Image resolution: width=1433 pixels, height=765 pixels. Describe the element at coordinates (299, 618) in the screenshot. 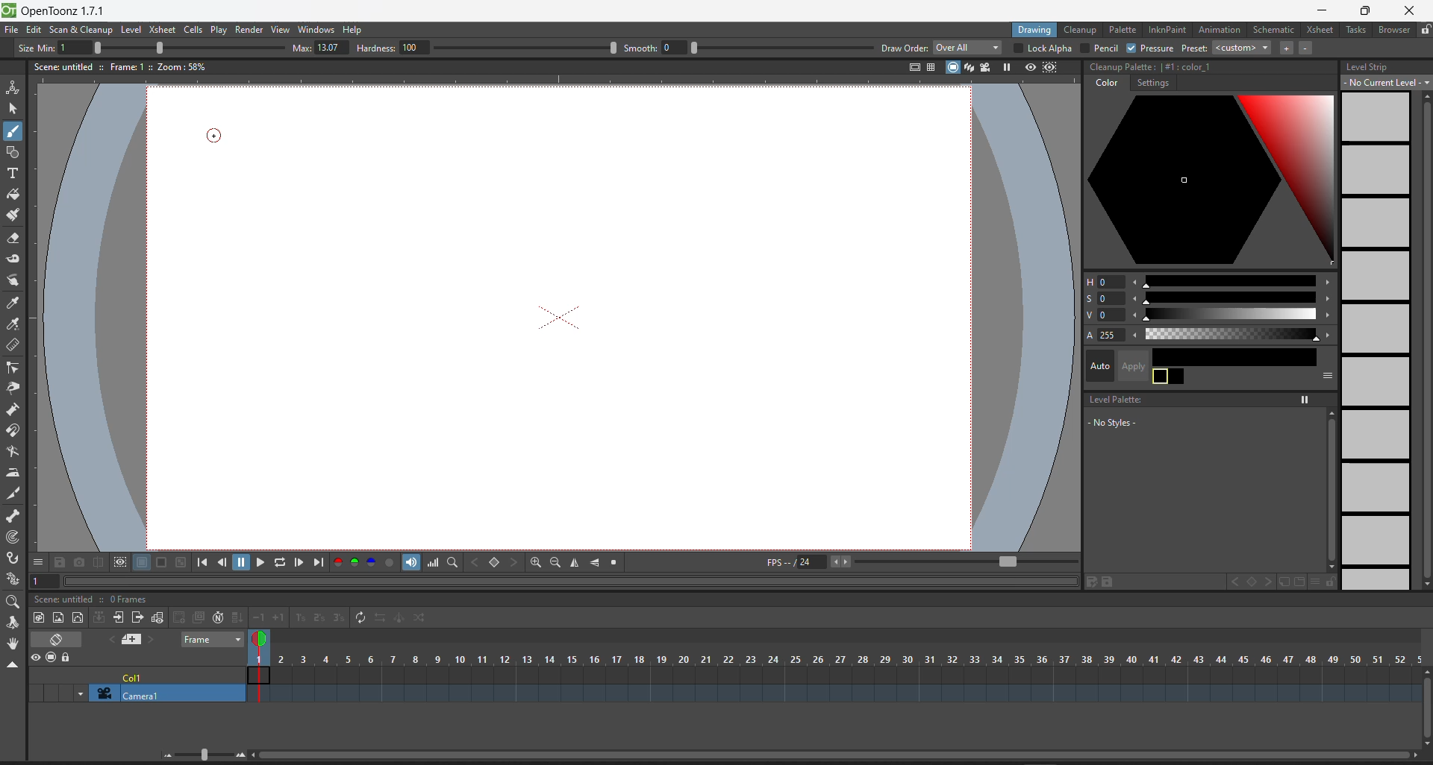

I see `reframe on 1` at that location.